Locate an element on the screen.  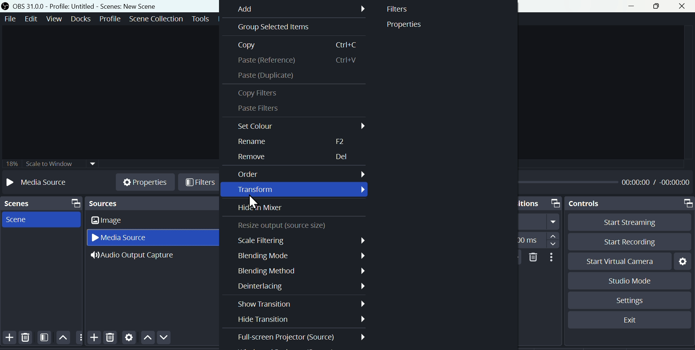
Delete is located at coordinates (532, 257).